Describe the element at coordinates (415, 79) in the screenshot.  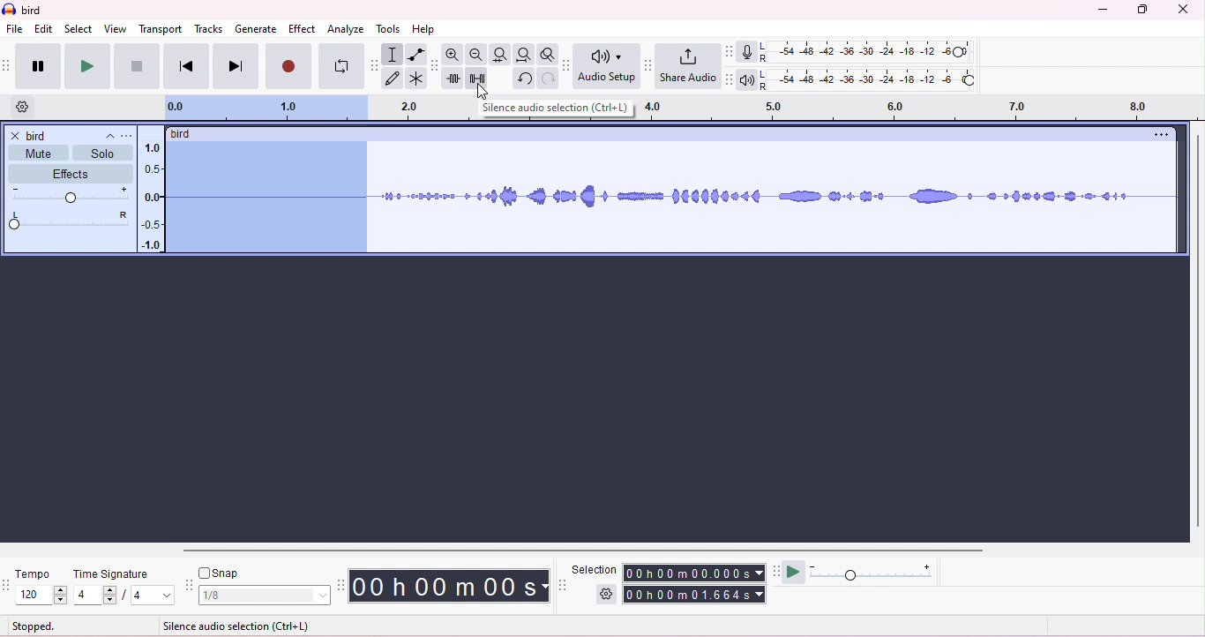
I see `multi ` at that location.